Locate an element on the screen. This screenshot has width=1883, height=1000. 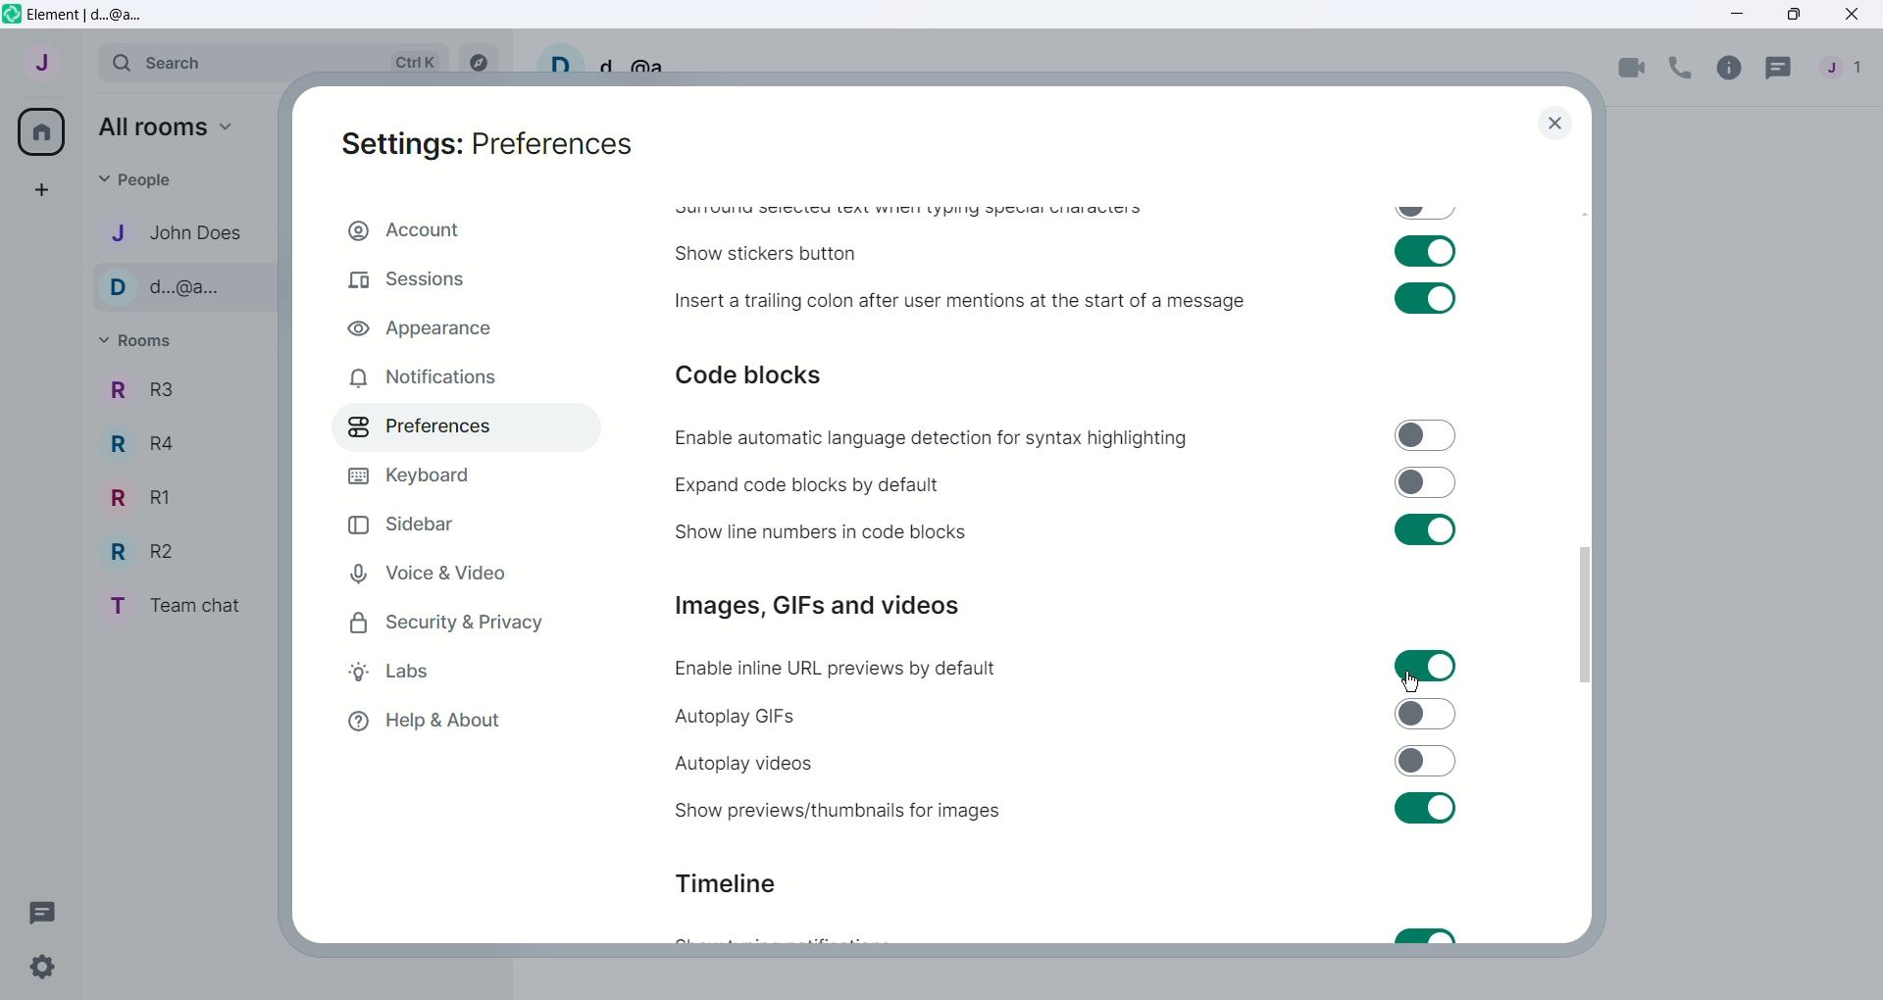
Show previews or thumbnails for images is located at coordinates (834, 810).